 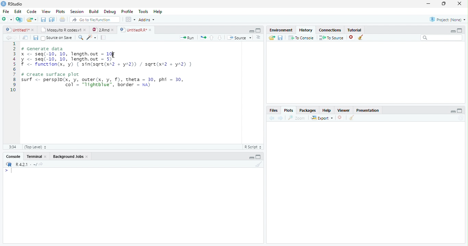 I want to click on Terminal, so click(x=34, y=156).